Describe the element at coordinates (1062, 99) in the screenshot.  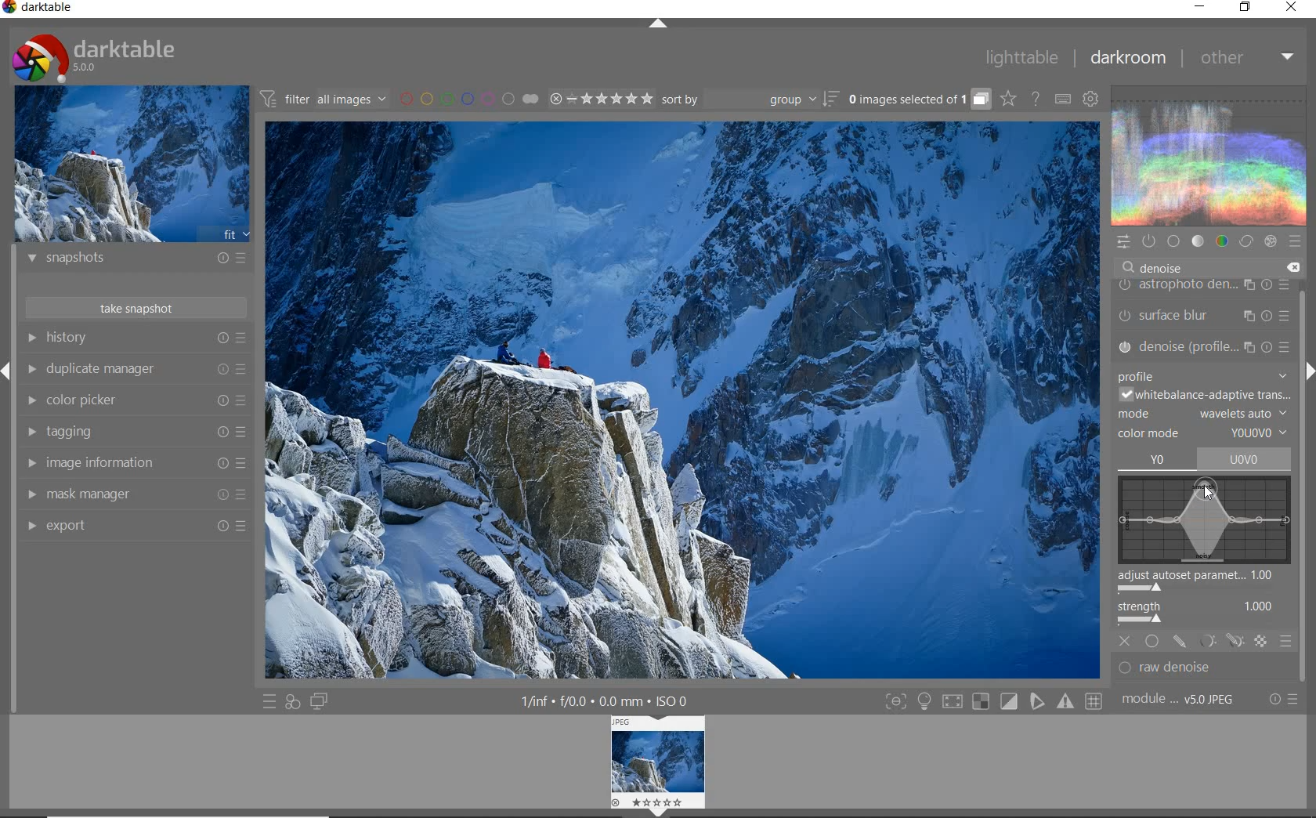
I see `set keyboard shortcuts` at that location.